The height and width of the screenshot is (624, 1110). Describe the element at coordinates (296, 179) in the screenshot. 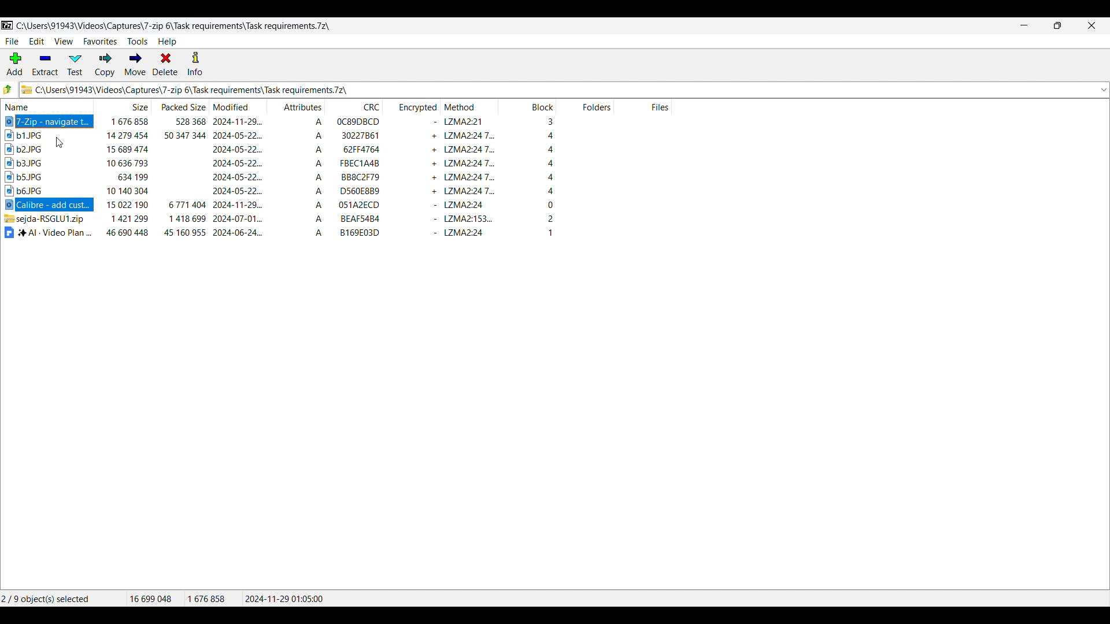

I see `Attributes` at that location.